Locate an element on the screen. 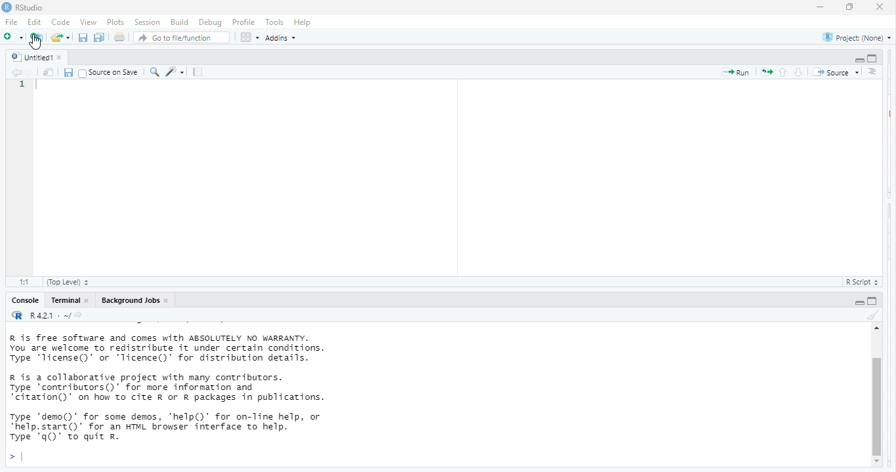 This screenshot has width=896, height=472. View is located at coordinates (87, 22).